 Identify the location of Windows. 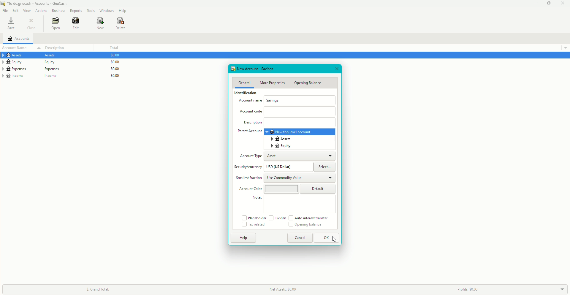
(106, 10).